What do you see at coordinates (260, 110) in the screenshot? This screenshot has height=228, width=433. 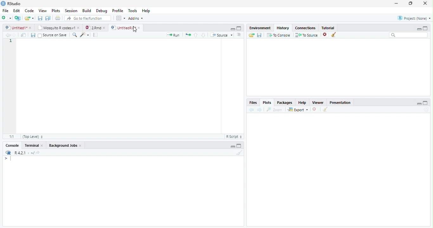 I see `Next` at bounding box center [260, 110].